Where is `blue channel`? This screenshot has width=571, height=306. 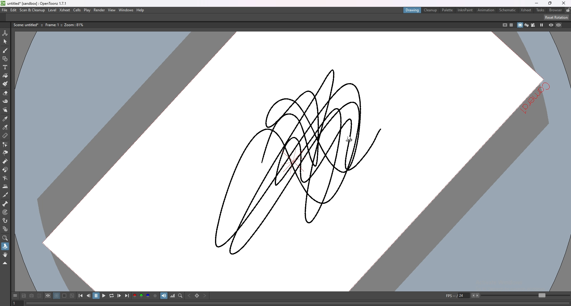 blue channel is located at coordinates (148, 296).